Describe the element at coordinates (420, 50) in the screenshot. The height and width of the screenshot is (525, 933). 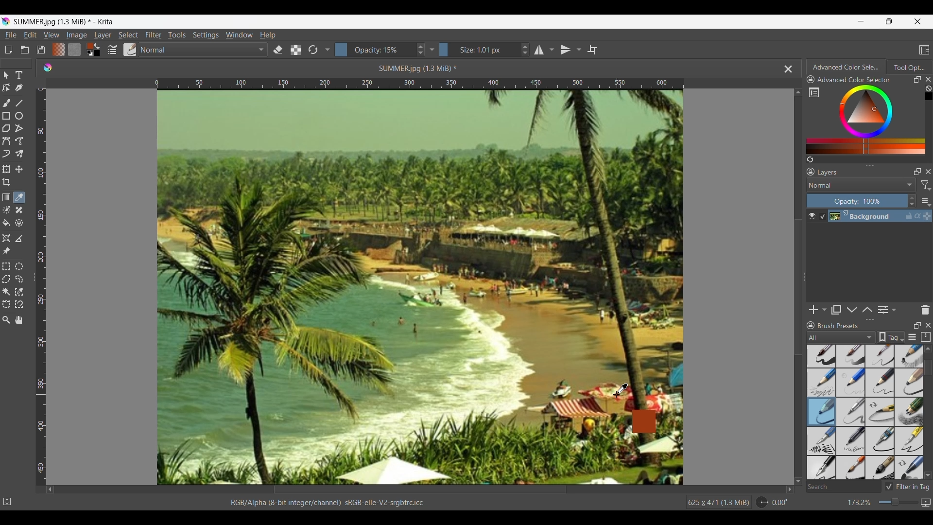
I see `Increase/Decrease Opacity` at that location.